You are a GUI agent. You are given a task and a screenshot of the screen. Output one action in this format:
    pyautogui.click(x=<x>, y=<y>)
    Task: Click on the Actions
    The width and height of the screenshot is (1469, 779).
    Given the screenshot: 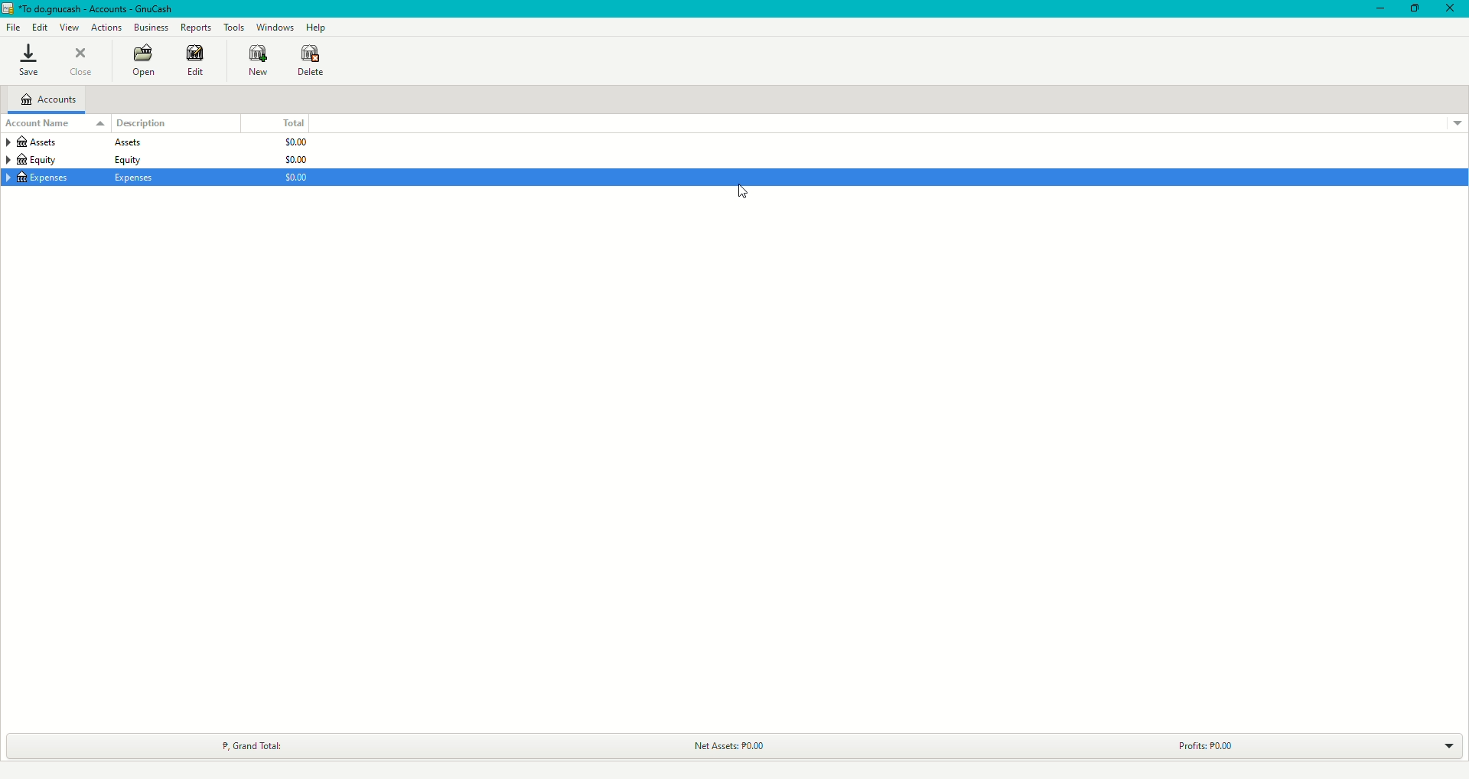 What is the action you would take?
    pyautogui.click(x=108, y=28)
    